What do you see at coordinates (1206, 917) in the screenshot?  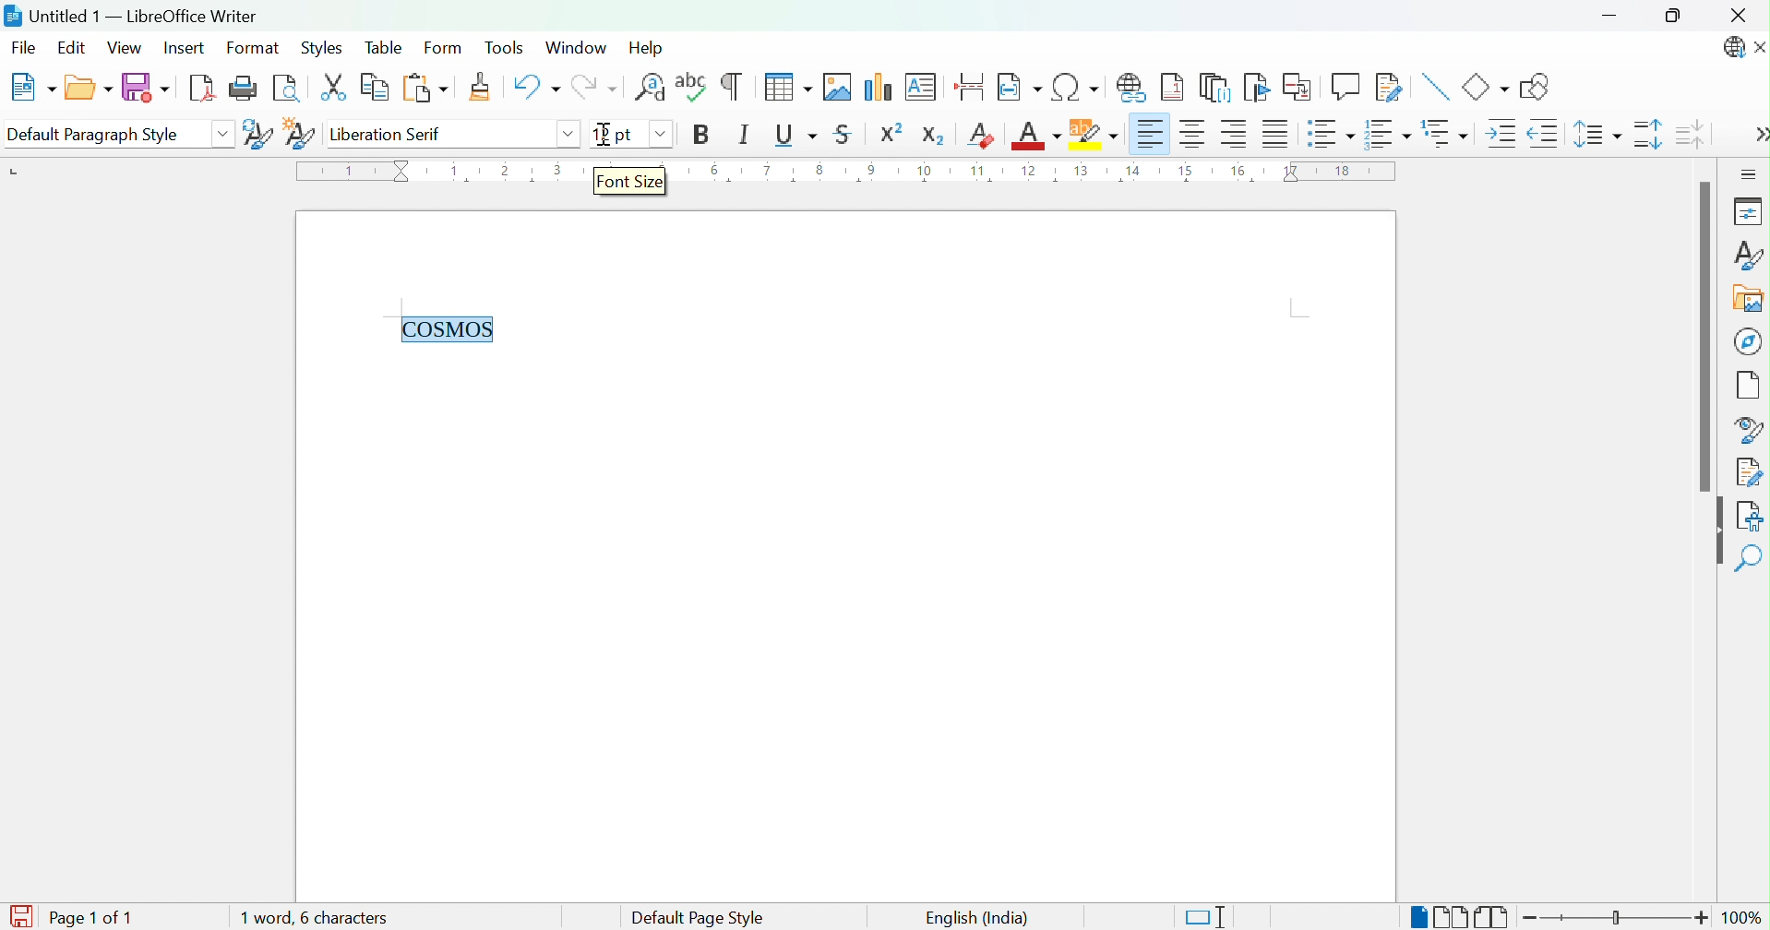 I see `Standard selection. Click to change the selection mode.` at bounding box center [1206, 917].